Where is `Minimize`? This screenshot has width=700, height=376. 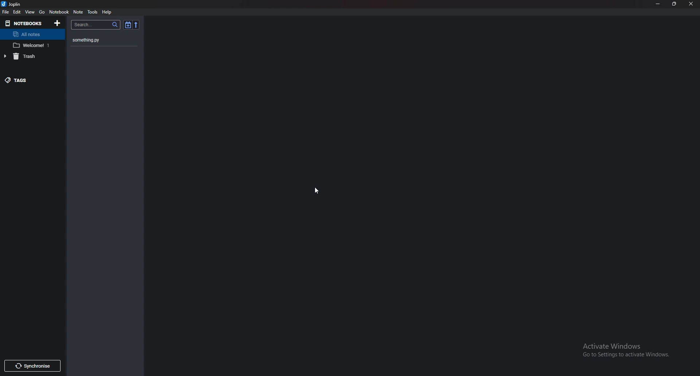 Minimize is located at coordinates (658, 4).